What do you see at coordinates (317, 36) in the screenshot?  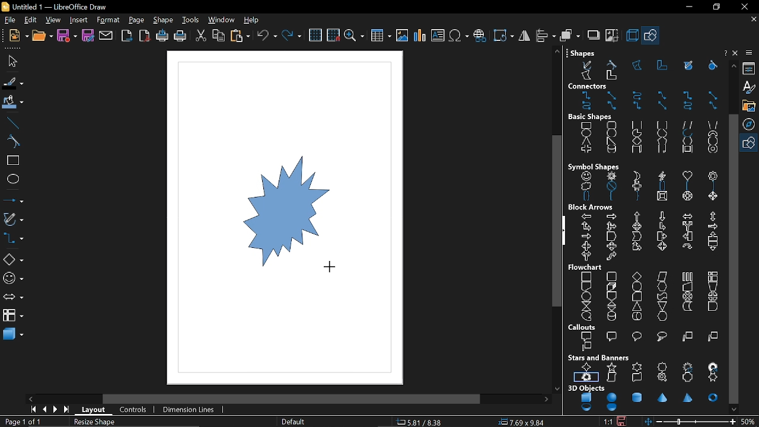 I see `grid` at bounding box center [317, 36].